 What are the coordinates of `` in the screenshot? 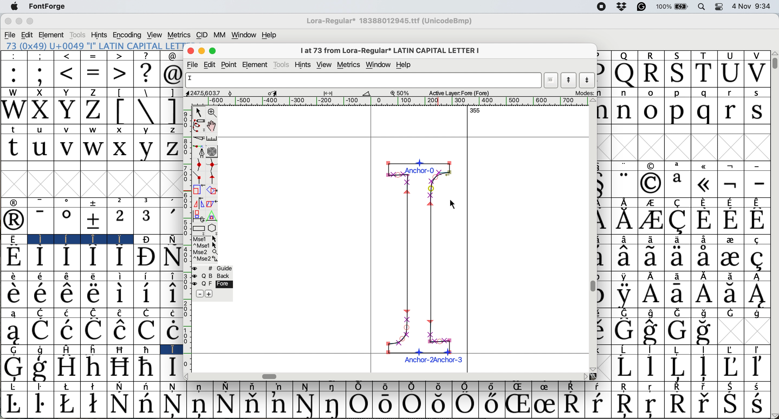 It's located at (201, 92).